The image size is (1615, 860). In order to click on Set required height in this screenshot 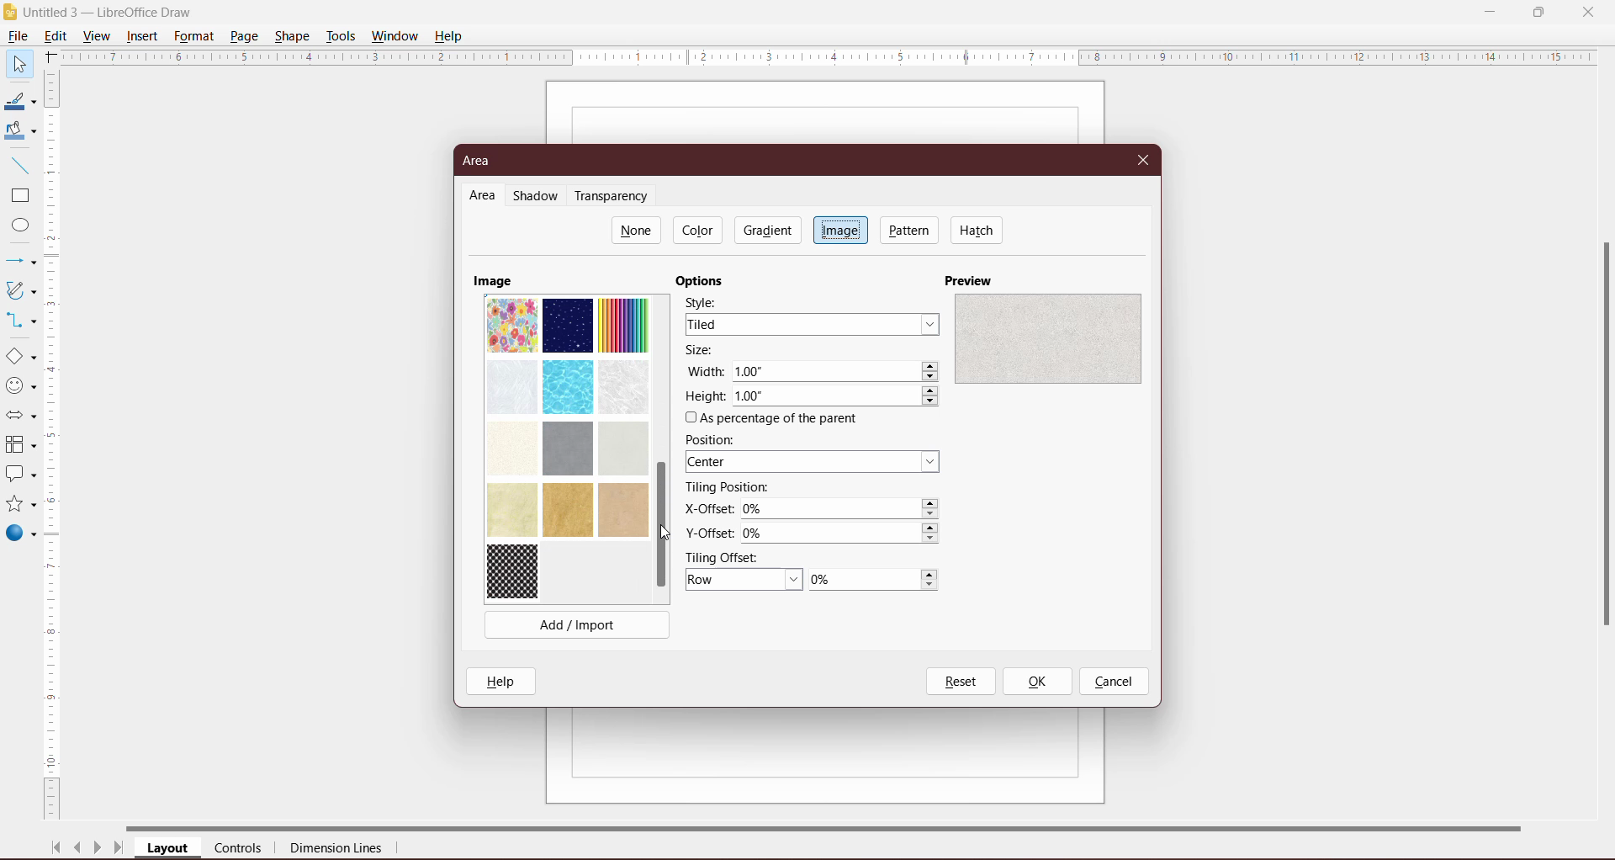, I will do `click(837, 397)`.